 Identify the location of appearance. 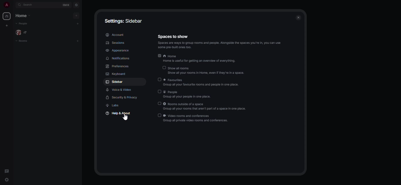
(118, 50).